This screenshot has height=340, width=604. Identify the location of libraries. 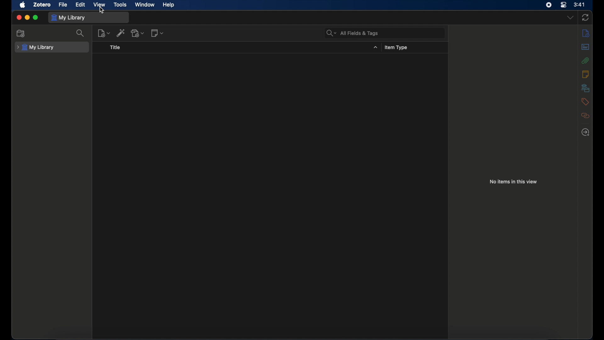
(585, 88).